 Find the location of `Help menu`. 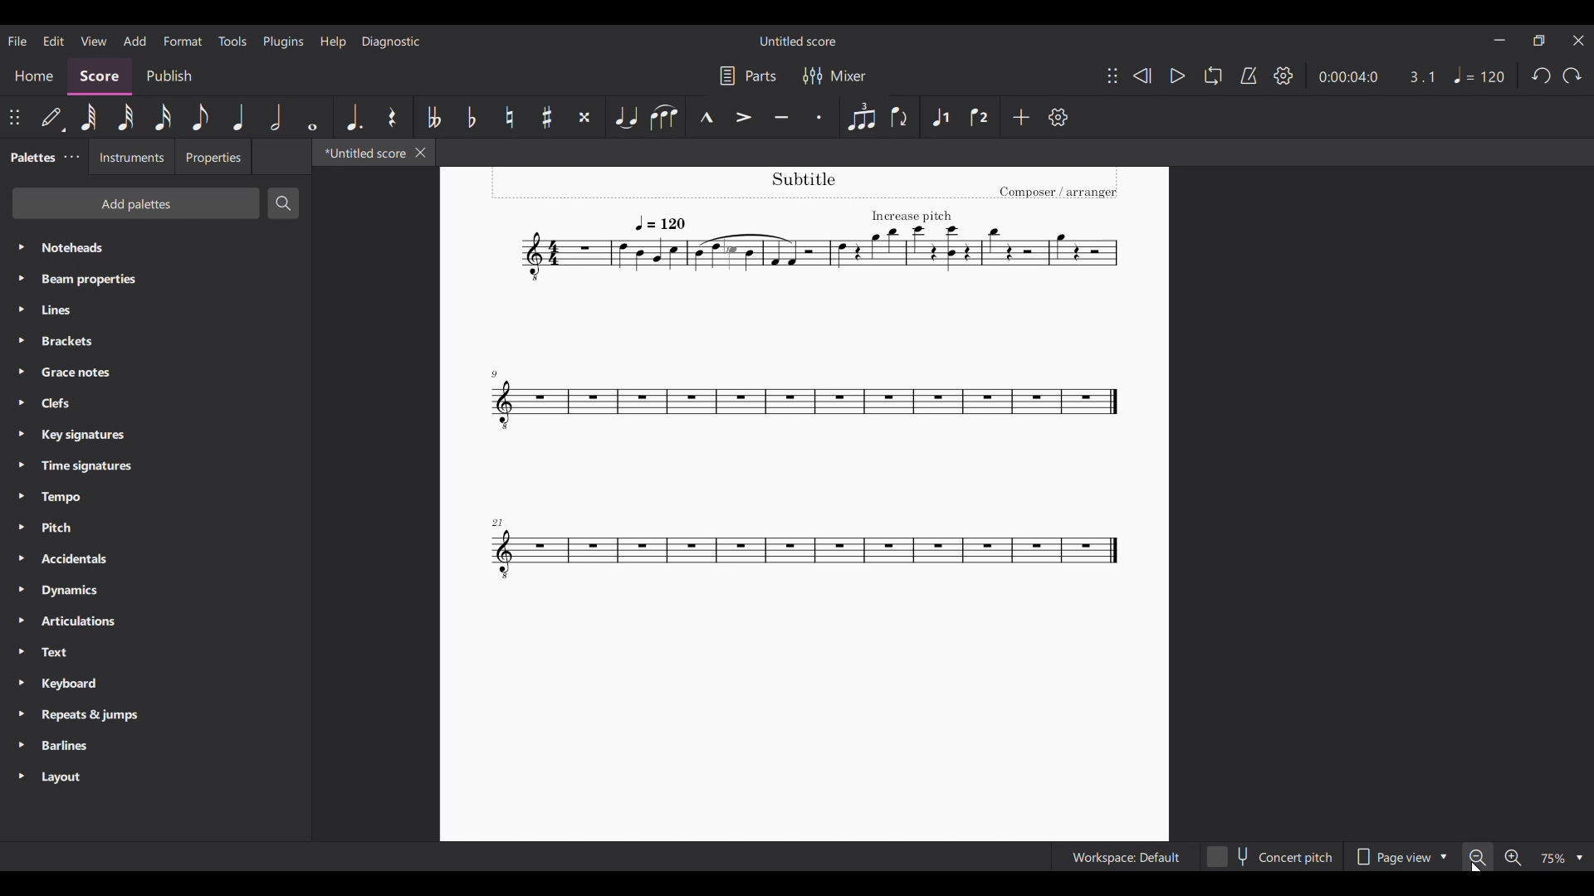

Help menu is located at coordinates (333, 41).